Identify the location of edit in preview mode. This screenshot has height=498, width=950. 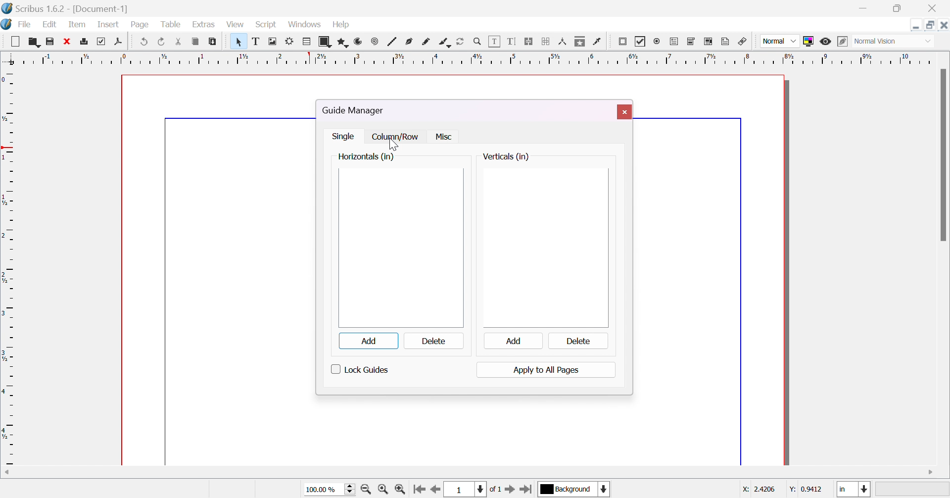
(843, 41).